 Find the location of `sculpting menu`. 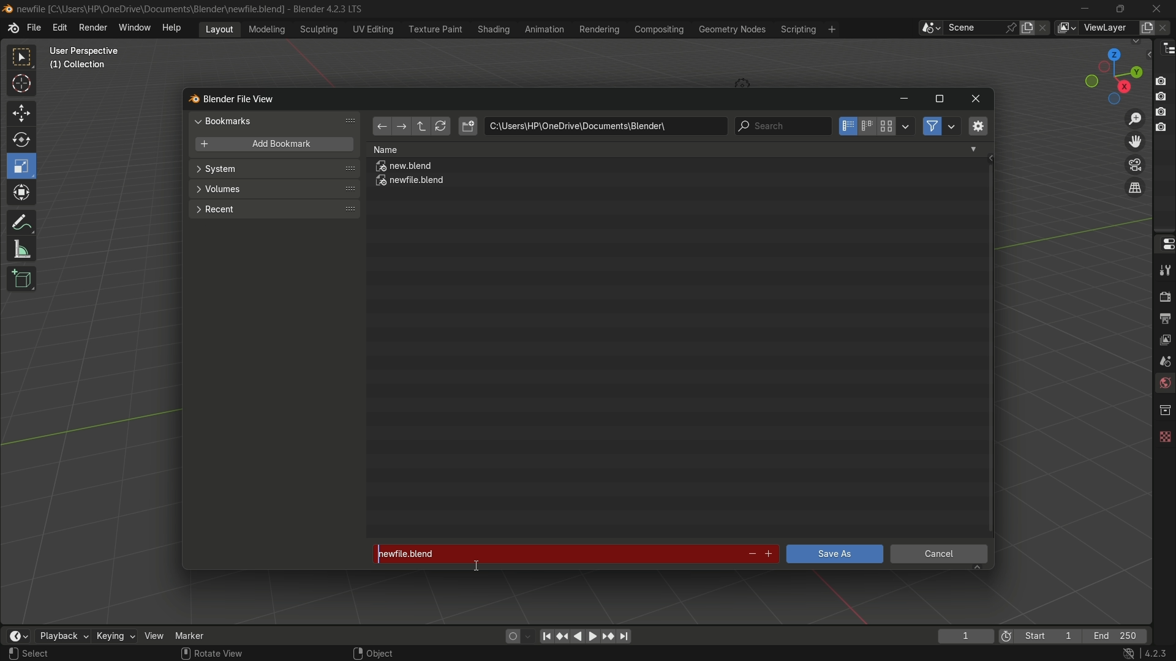

sculpting menu is located at coordinates (316, 29).